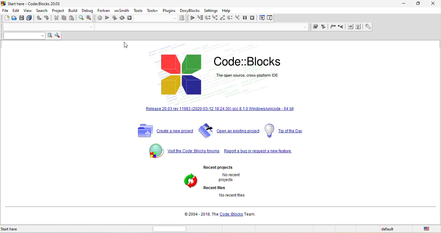  What do you see at coordinates (230, 18) in the screenshot?
I see `next instruction` at bounding box center [230, 18].